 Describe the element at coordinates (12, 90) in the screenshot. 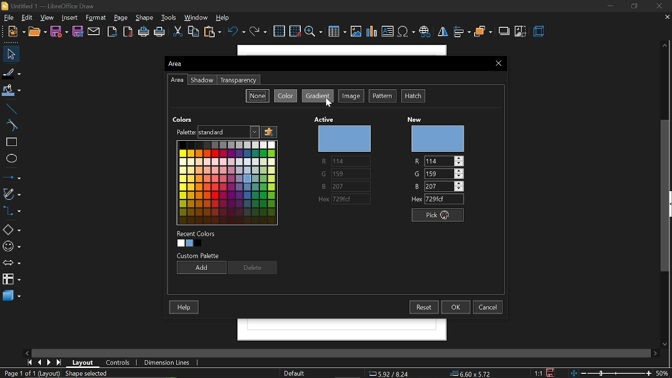

I see `fill color` at that location.